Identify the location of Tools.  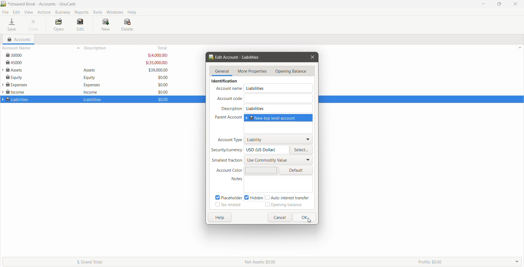
(98, 12).